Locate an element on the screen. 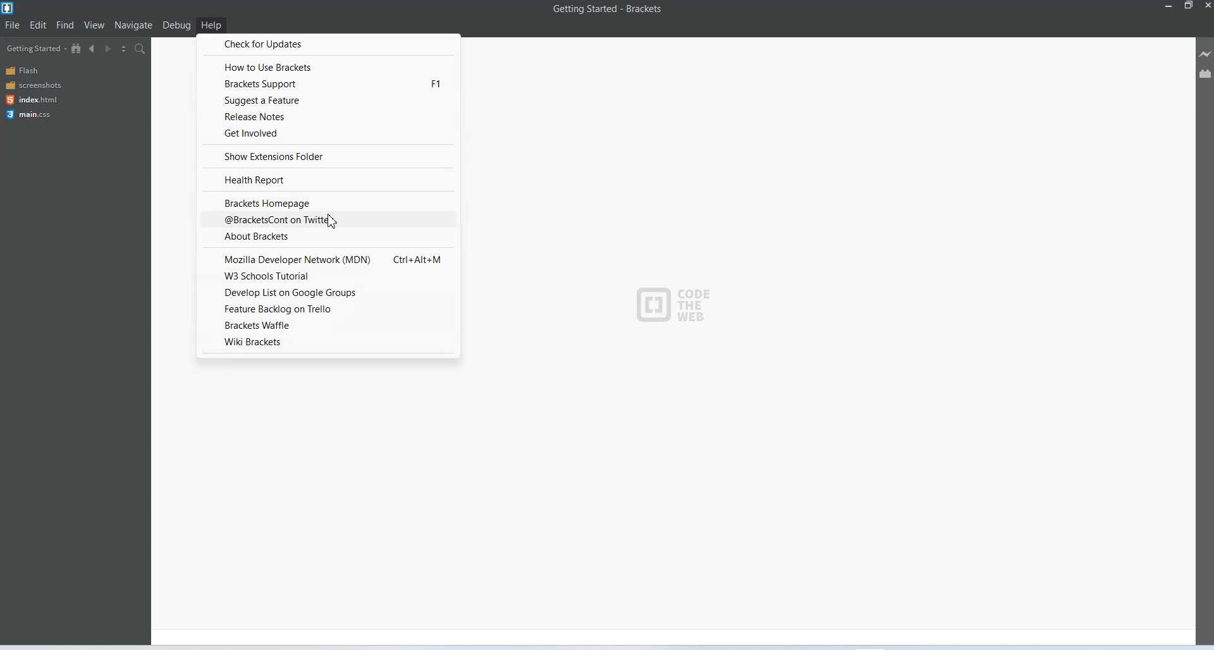 This screenshot has width=1214, height=650. Screenshots is located at coordinates (34, 85).